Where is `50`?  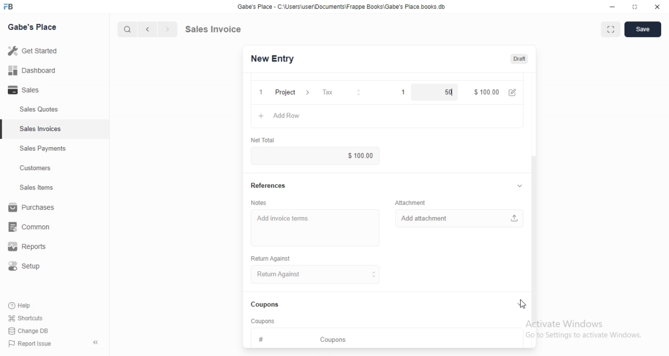 50 is located at coordinates (439, 91).